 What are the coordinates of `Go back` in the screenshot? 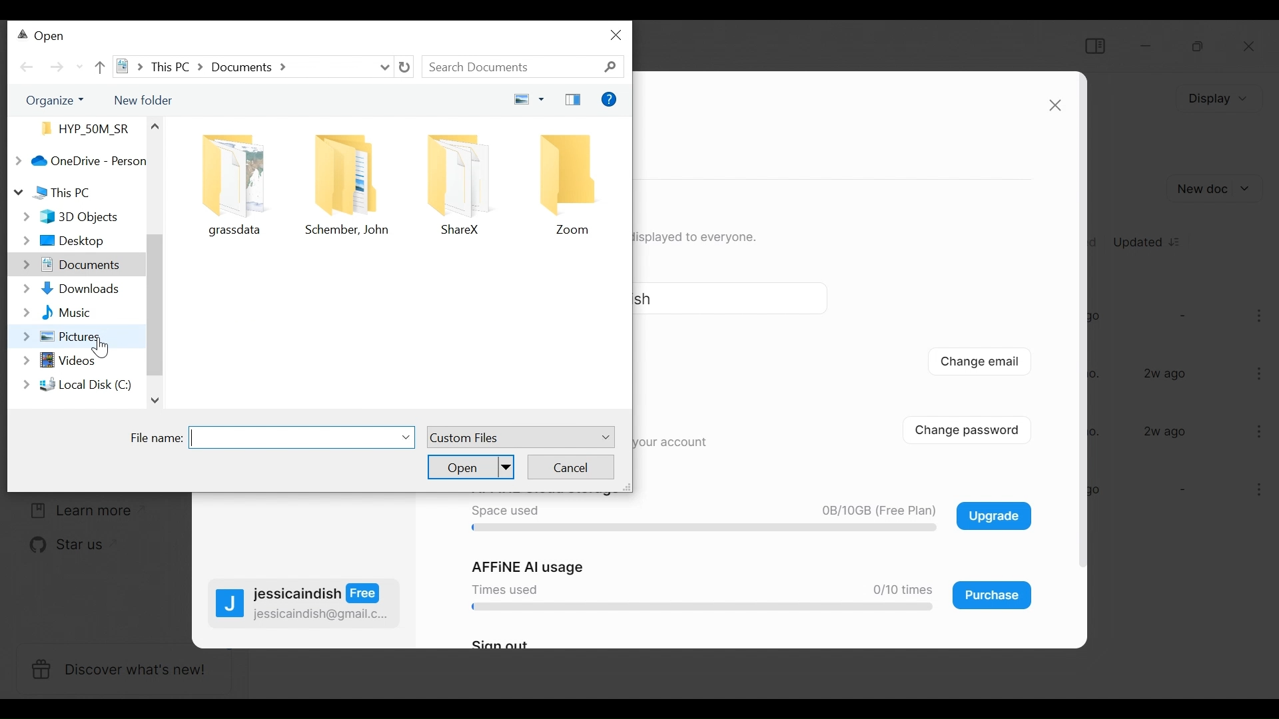 It's located at (27, 67).